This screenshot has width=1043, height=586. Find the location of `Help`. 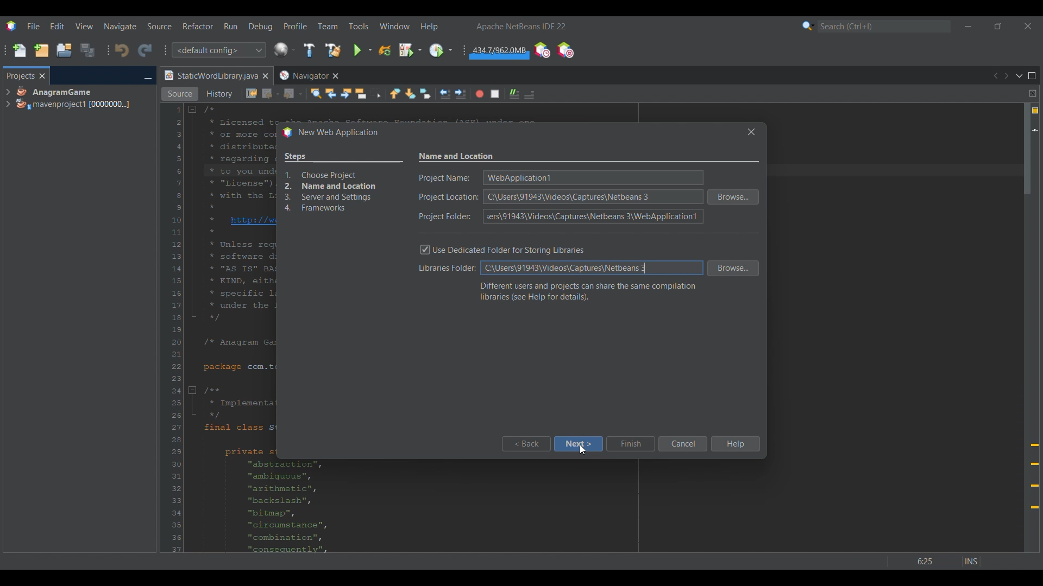

Help is located at coordinates (734, 444).